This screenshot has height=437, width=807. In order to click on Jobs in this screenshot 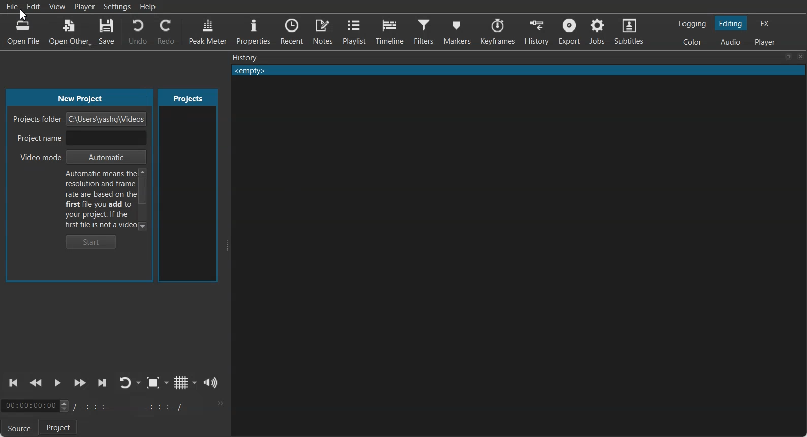, I will do `click(597, 31)`.